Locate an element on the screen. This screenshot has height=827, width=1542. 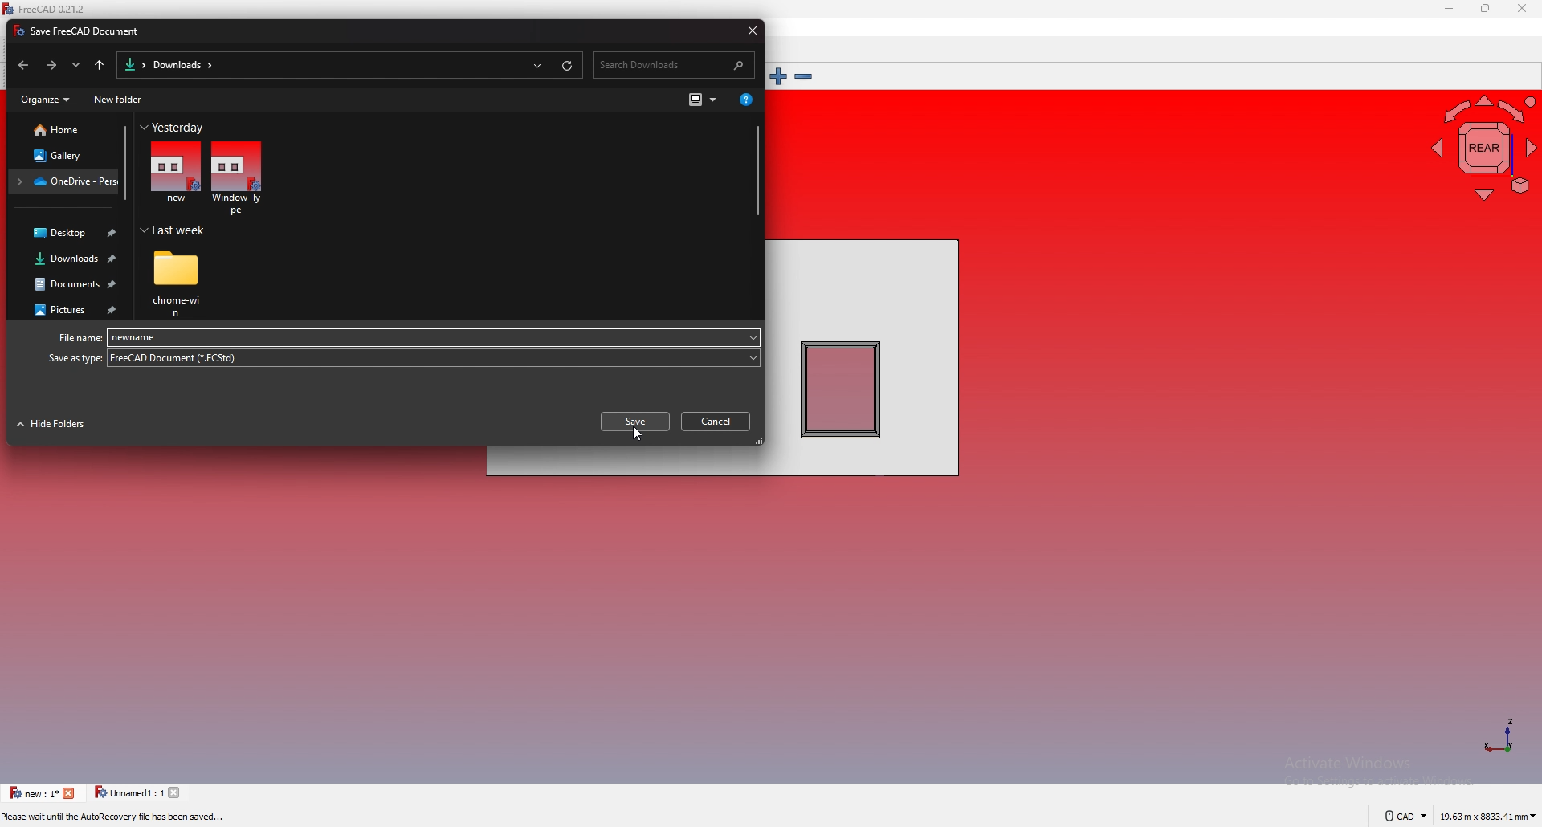
search bar is located at coordinates (674, 63).